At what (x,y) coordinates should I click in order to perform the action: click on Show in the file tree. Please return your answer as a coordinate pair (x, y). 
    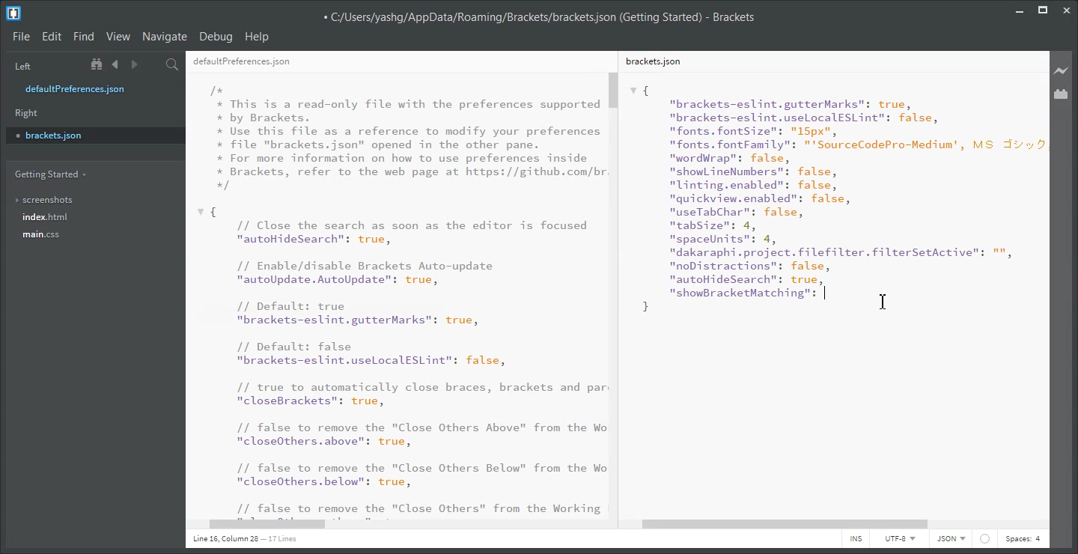
    Looking at the image, I should click on (98, 64).